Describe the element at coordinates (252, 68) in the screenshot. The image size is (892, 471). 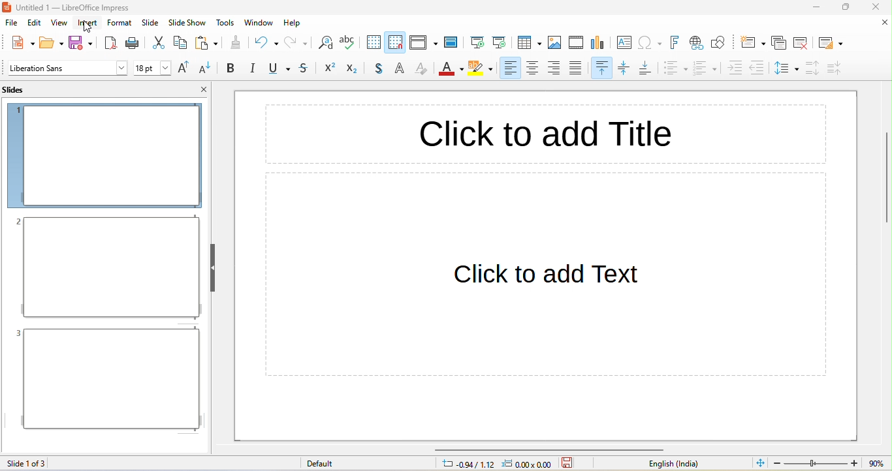
I see `italic` at that location.